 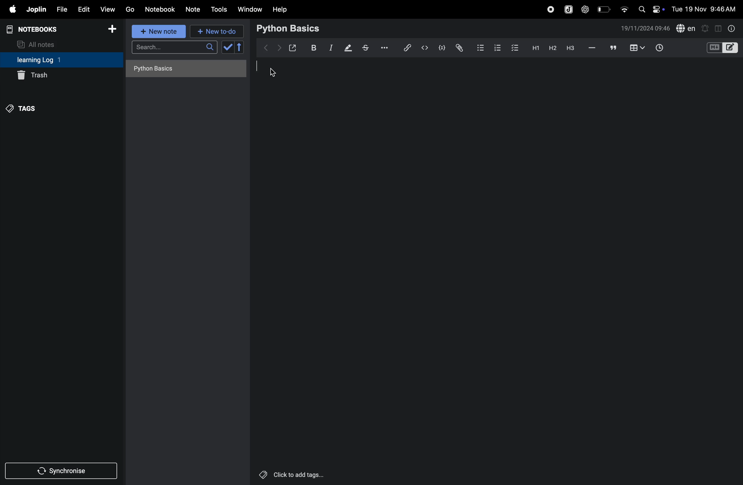 What do you see at coordinates (425, 48) in the screenshot?
I see `insert code` at bounding box center [425, 48].